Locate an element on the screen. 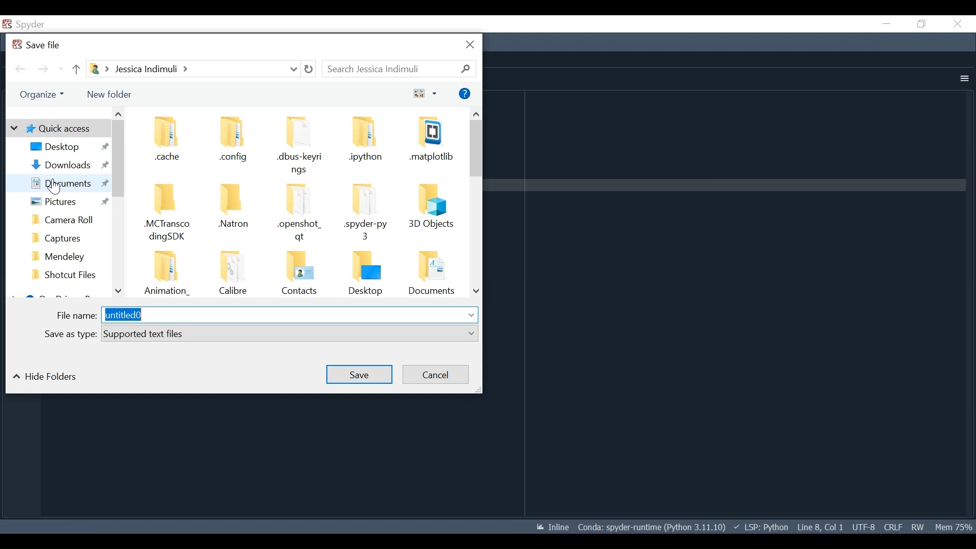  Desktop is located at coordinates (68, 146).